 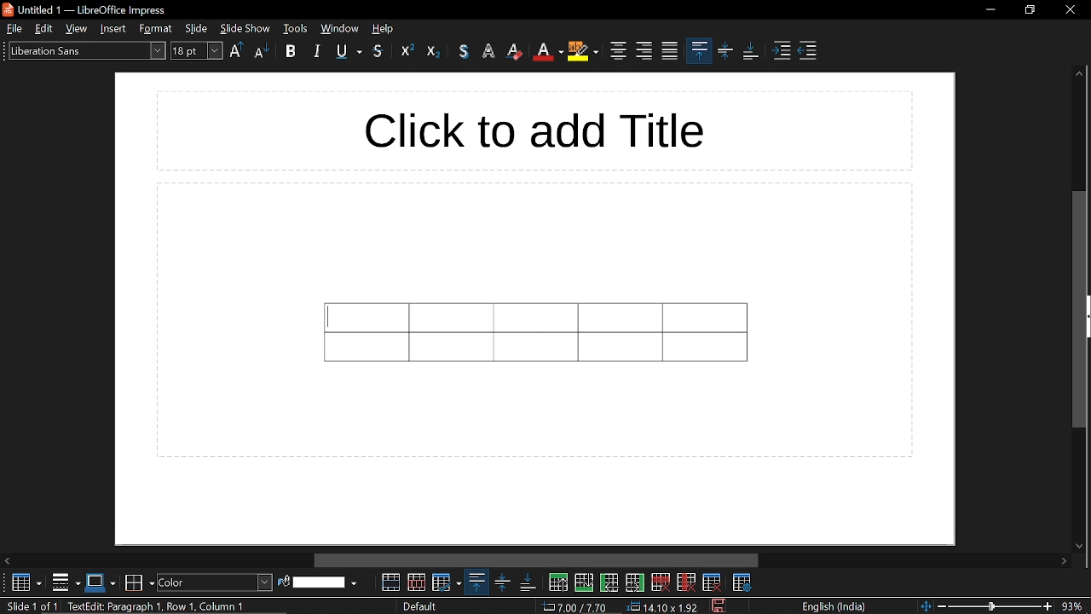 What do you see at coordinates (215, 582) in the screenshot?
I see `fill style` at bounding box center [215, 582].